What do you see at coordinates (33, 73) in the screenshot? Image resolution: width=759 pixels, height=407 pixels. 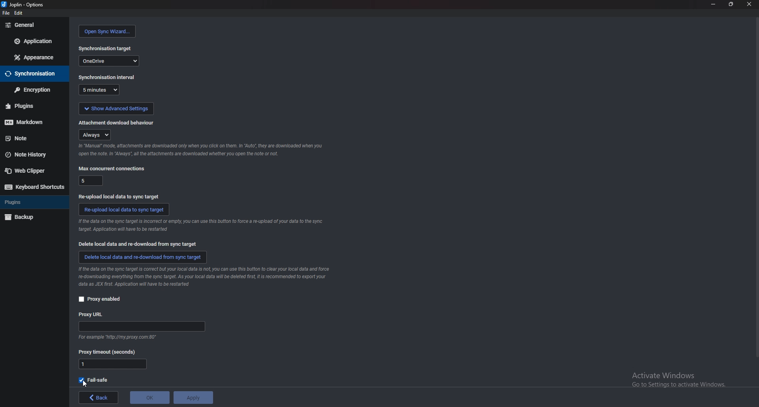 I see `sync` at bounding box center [33, 73].